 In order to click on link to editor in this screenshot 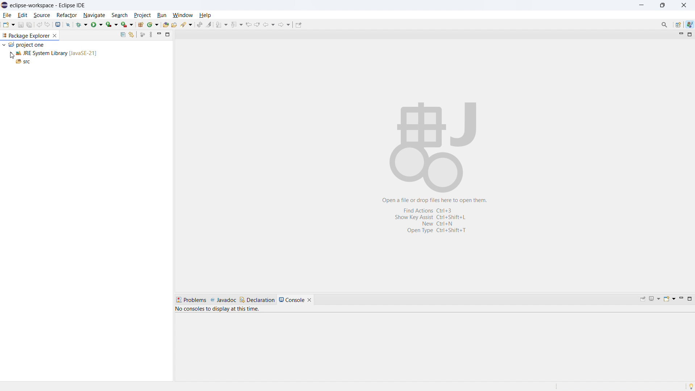, I will do `click(131, 34)`.